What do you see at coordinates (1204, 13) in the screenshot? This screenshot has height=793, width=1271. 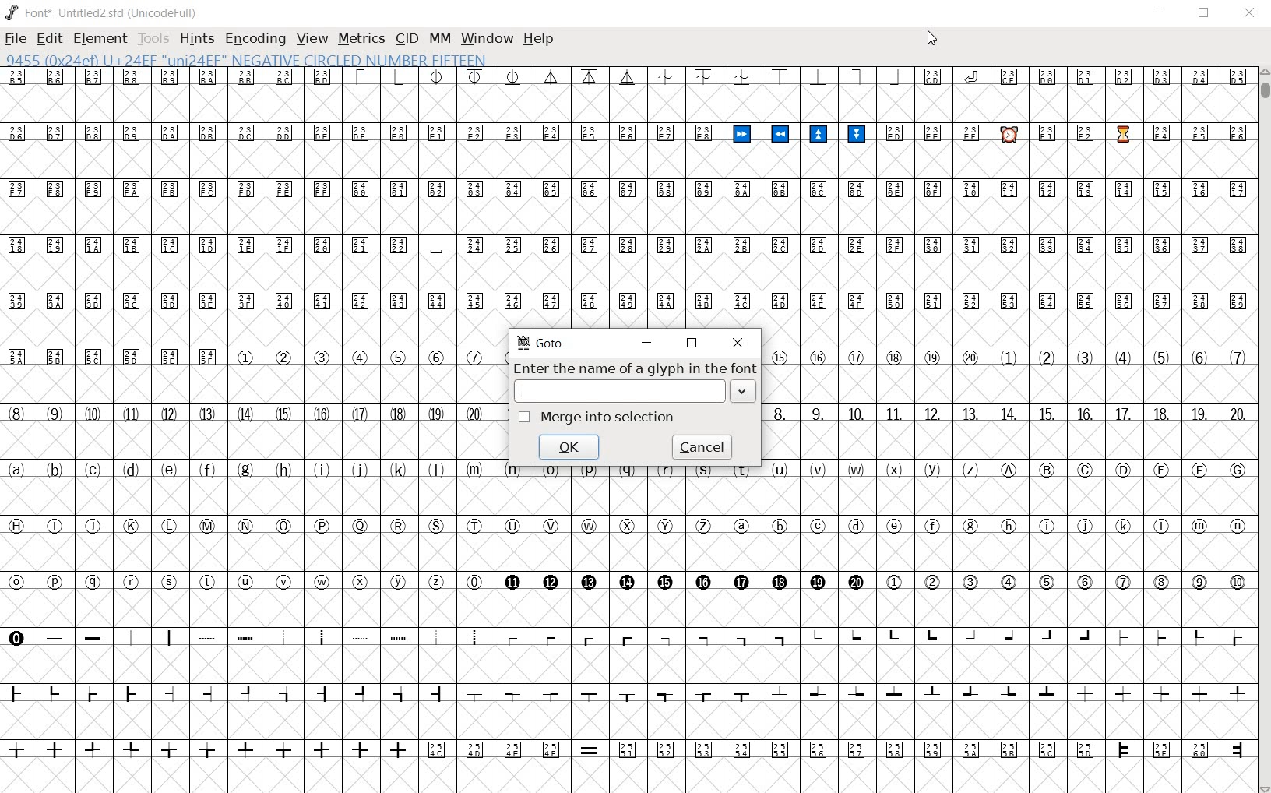 I see `RESTORE` at bounding box center [1204, 13].